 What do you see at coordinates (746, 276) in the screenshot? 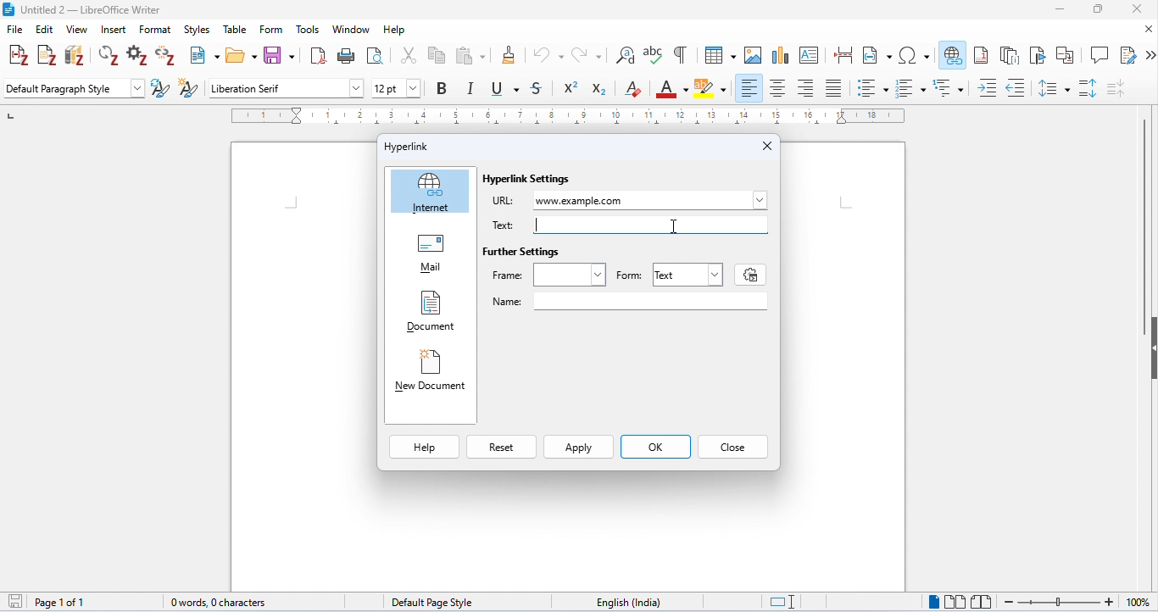
I see `settings` at bounding box center [746, 276].